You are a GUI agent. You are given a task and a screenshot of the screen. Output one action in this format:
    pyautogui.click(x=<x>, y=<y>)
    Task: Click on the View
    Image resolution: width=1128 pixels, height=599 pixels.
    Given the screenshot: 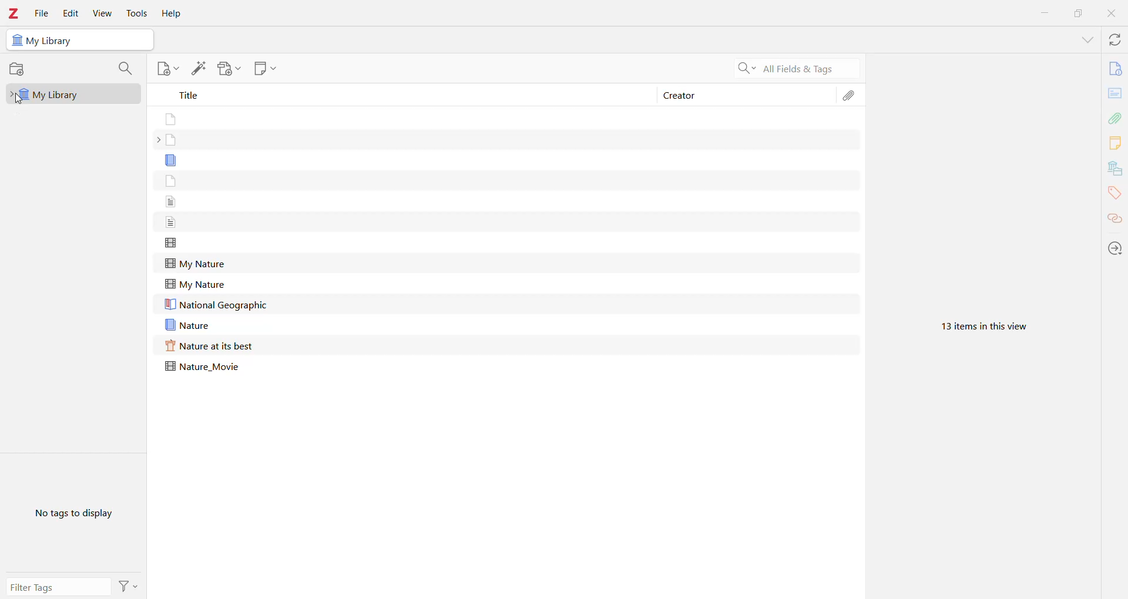 What is the action you would take?
    pyautogui.click(x=102, y=14)
    